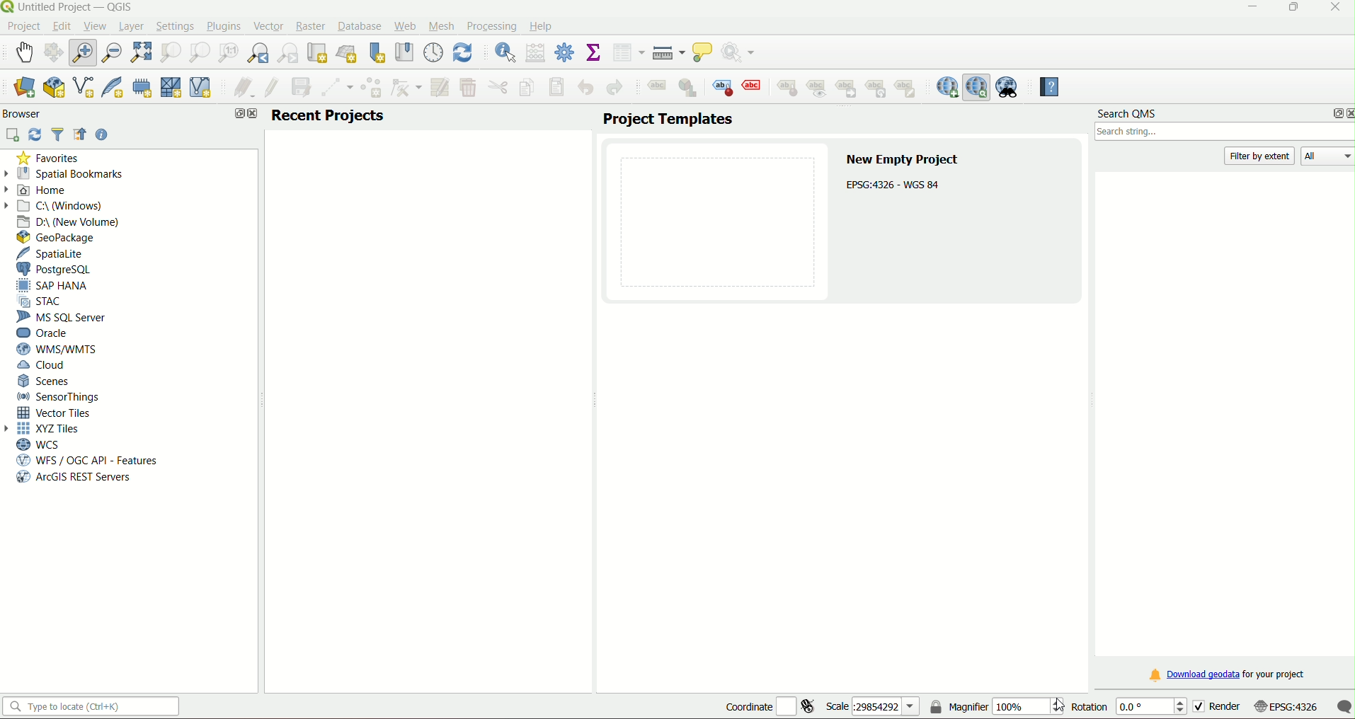 The image size is (1355, 719). Describe the element at coordinates (302, 87) in the screenshot. I see `save layer edit` at that location.